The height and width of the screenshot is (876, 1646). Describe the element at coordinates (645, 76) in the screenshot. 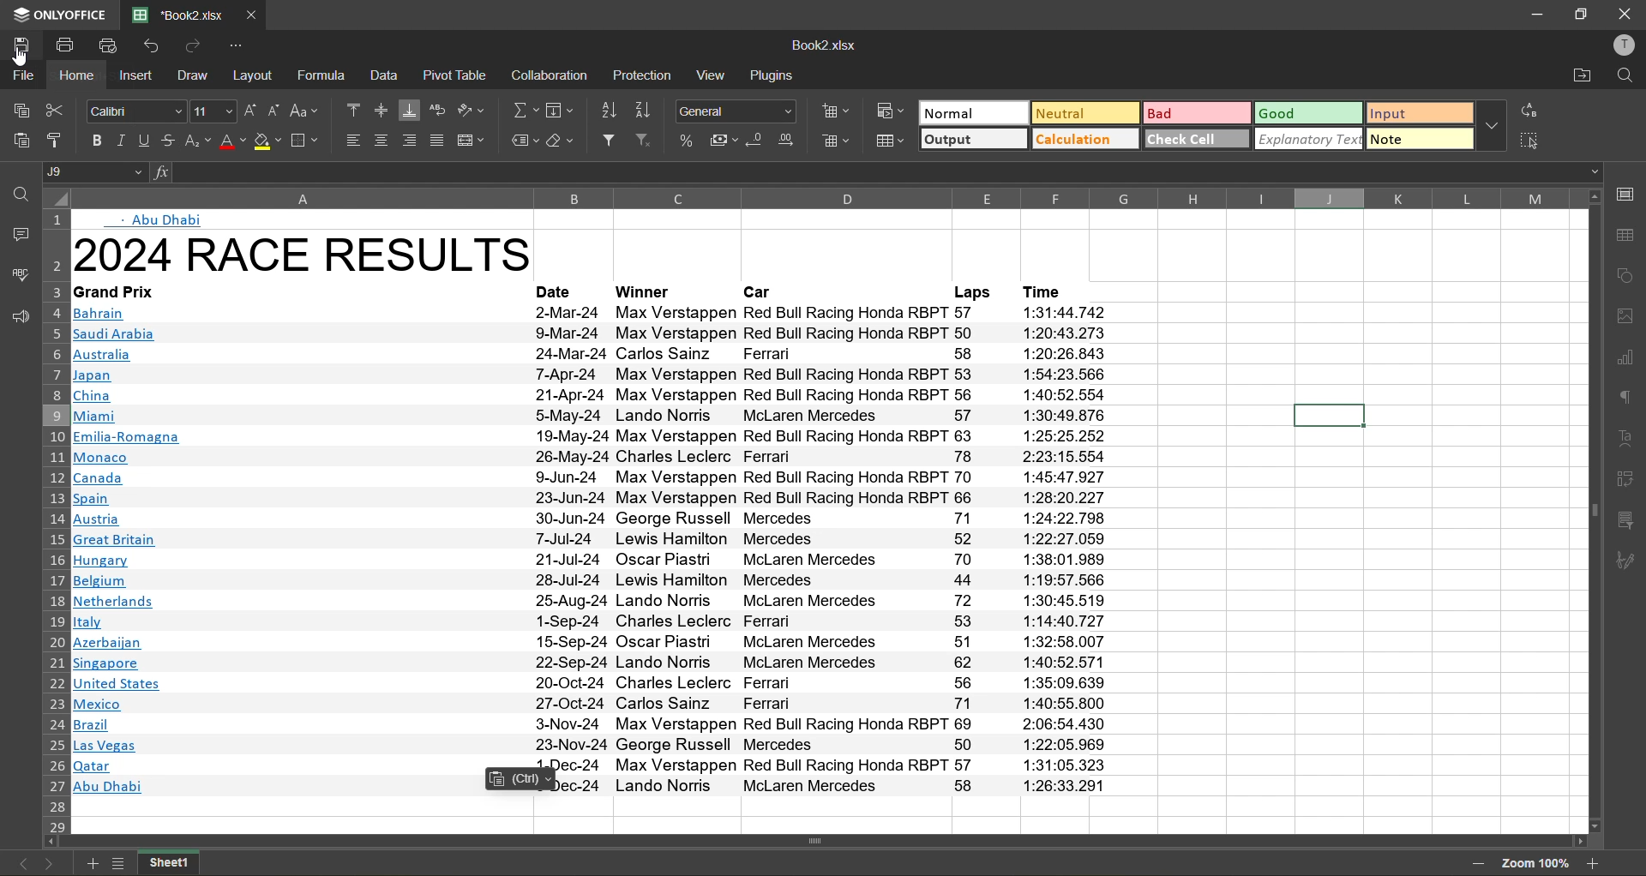

I see `protection` at that location.